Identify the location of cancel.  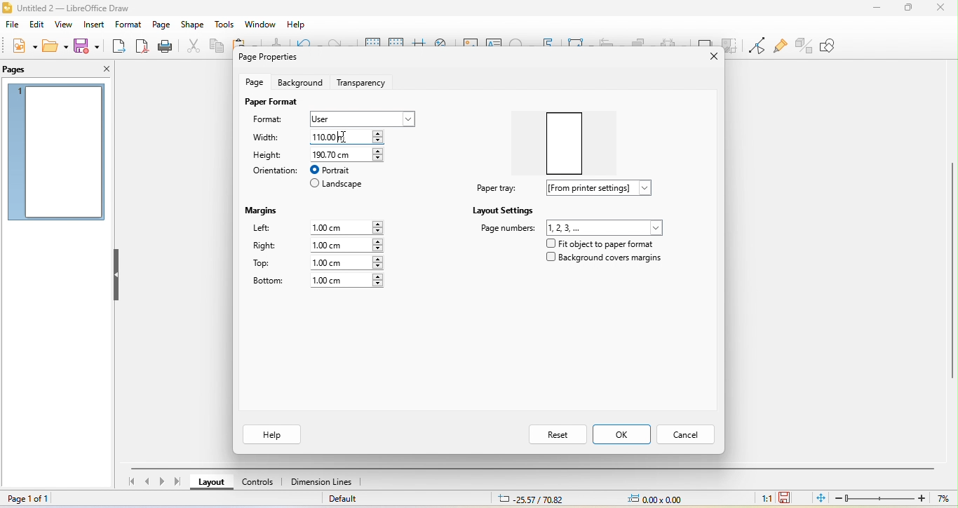
(688, 433).